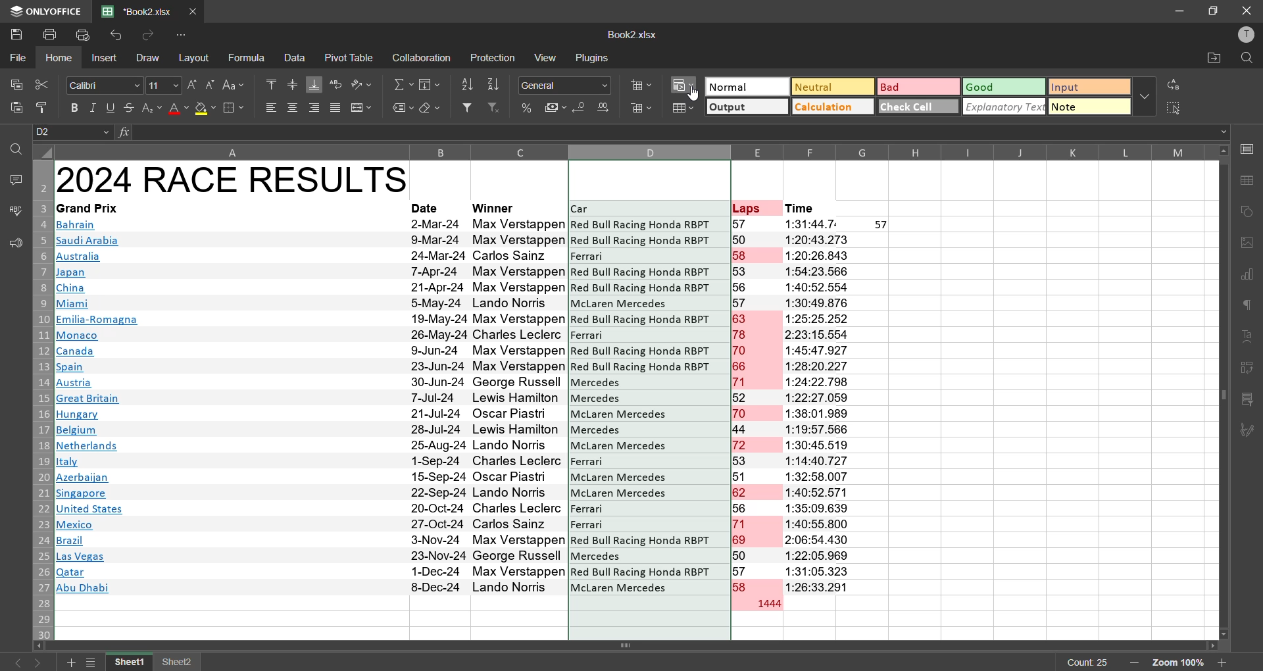 The image size is (1263, 671). I want to click on align right, so click(317, 107).